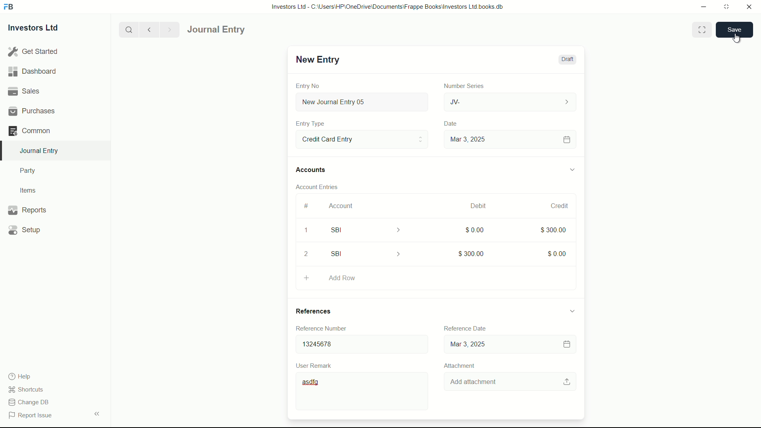 The image size is (761, 428). Describe the element at coordinates (239, 30) in the screenshot. I see `journal entry` at that location.